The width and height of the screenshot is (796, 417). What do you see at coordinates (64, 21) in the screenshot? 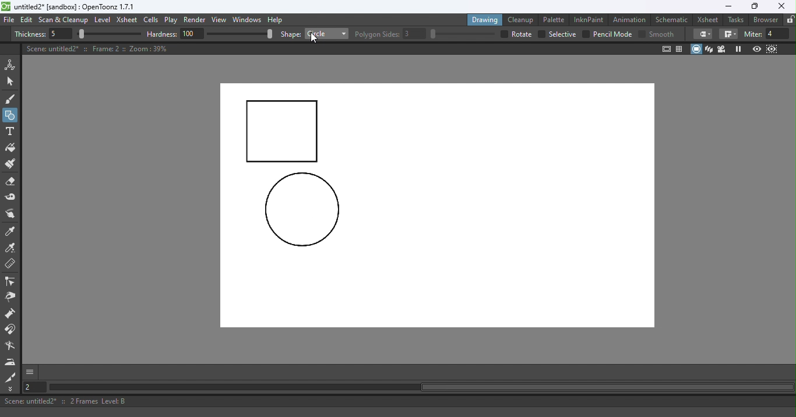
I see `Scan & Cleanup` at bounding box center [64, 21].